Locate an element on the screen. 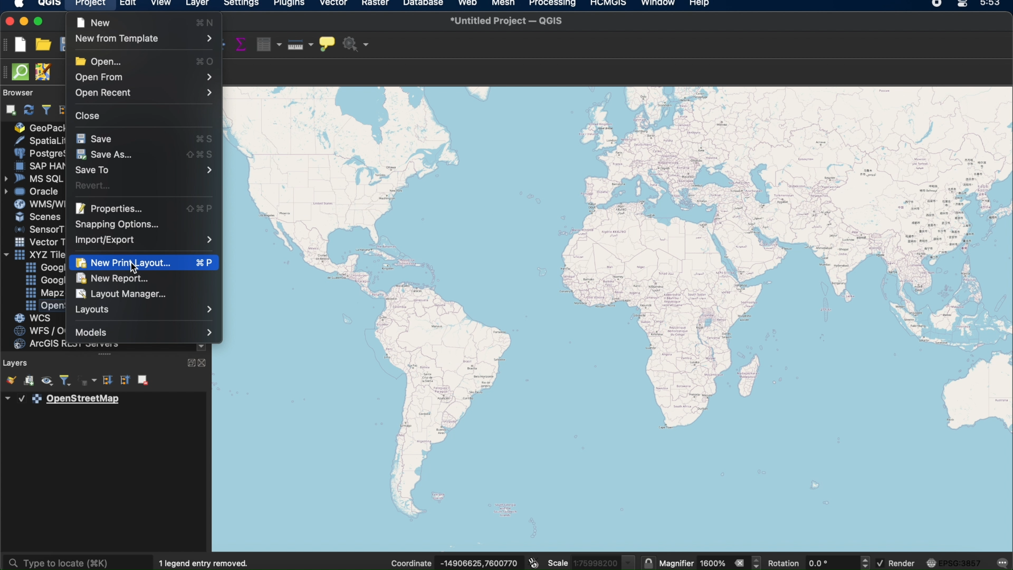 The height and width of the screenshot is (570, 1013). 1 legend entry removed is located at coordinates (204, 563).